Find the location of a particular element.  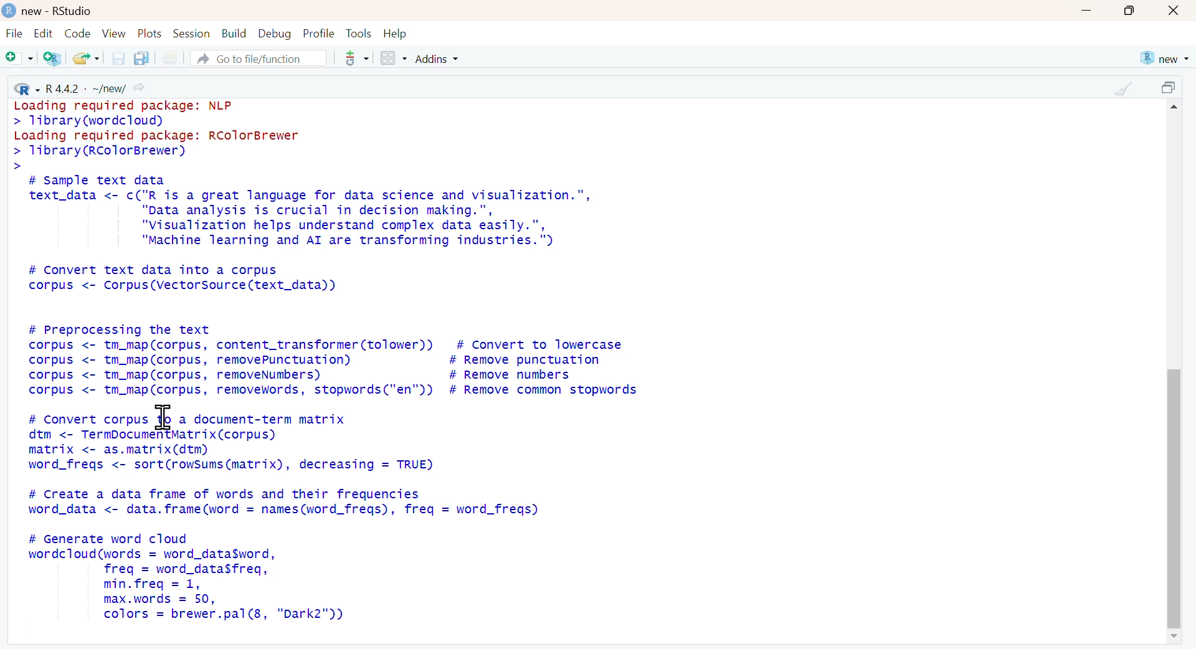

R 4.4.2 - ~/new/ is located at coordinates (78, 86).